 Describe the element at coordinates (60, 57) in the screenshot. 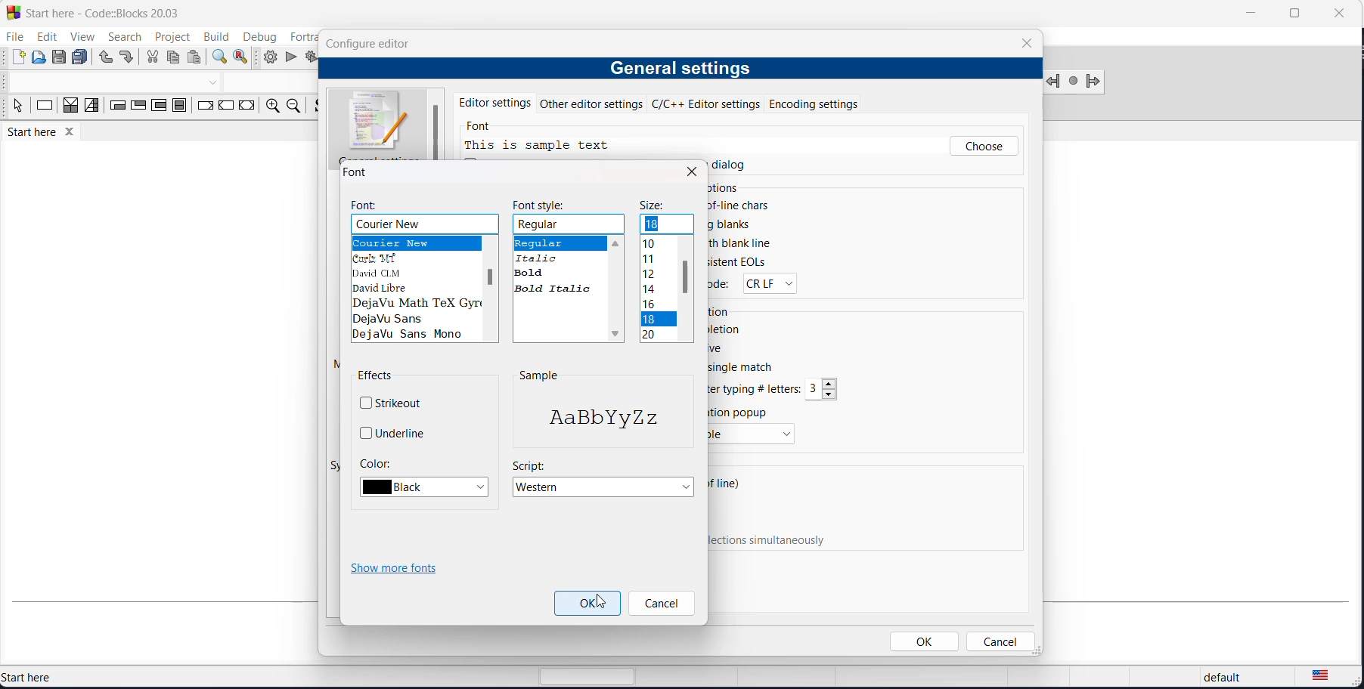

I see `save ` at that location.